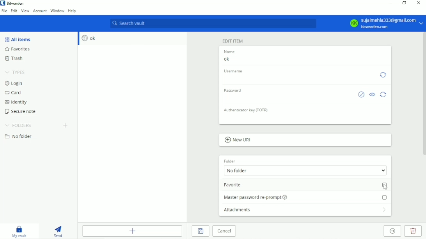 The image size is (426, 239). What do you see at coordinates (372, 95) in the screenshot?
I see `Toggle visibility` at bounding box center [372, 95].